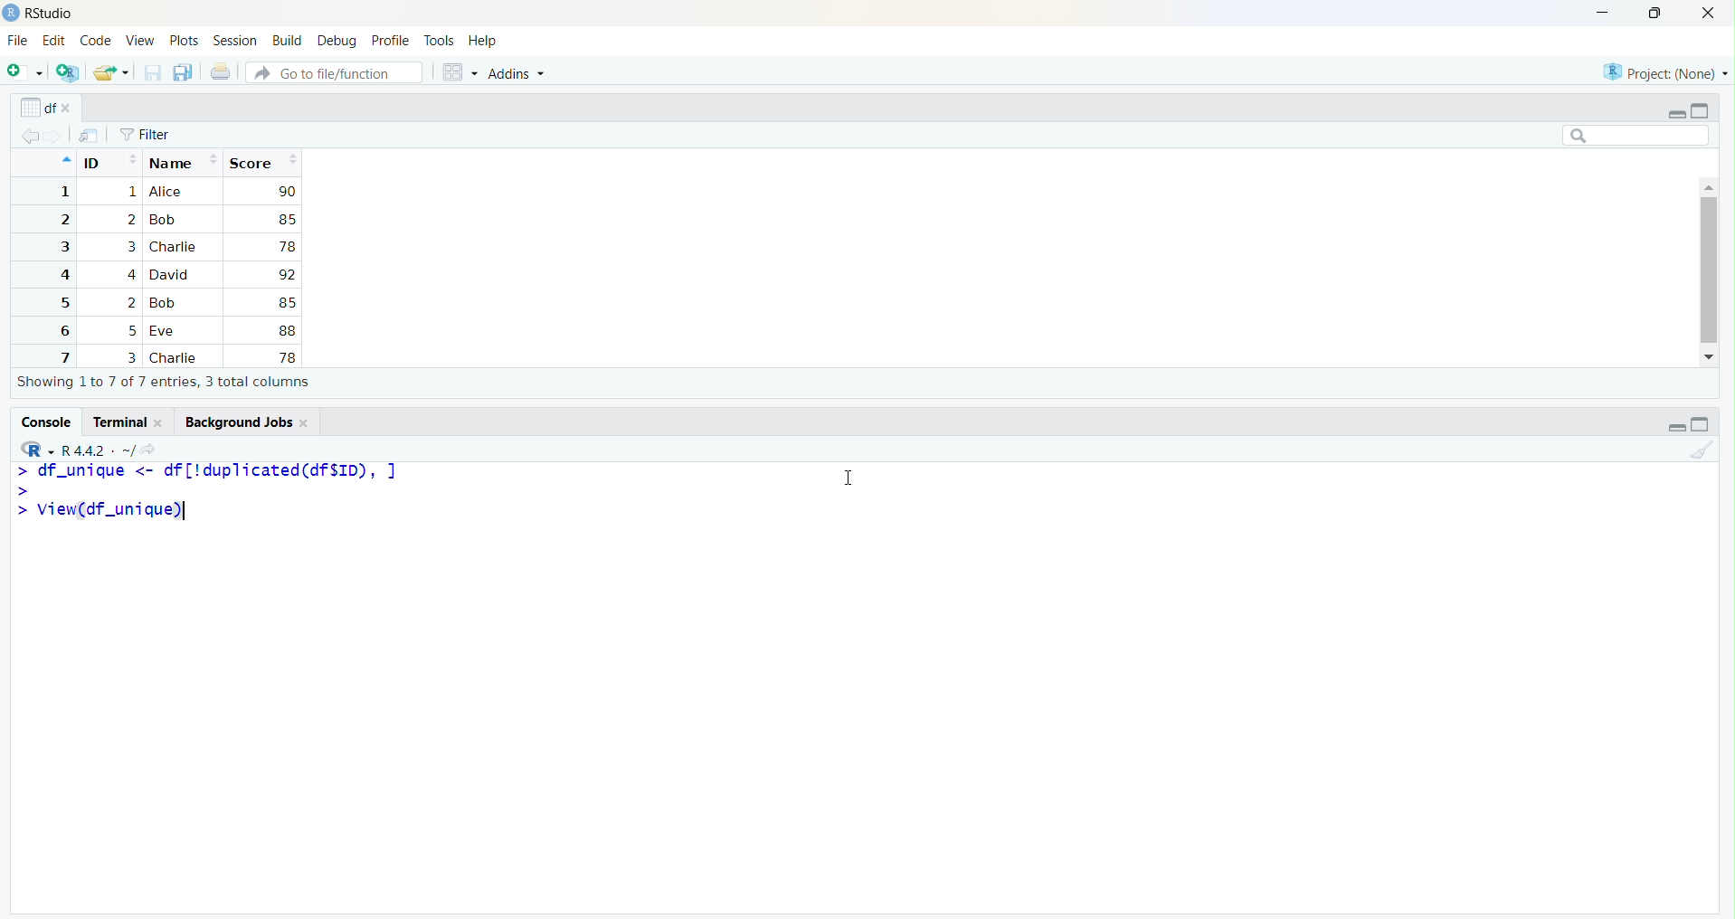 This screenshot has height=919, width=1735. What do you see at coordinates (163, 221) in the screenshot?
I see `Bob` at bounding box center [163, 221].